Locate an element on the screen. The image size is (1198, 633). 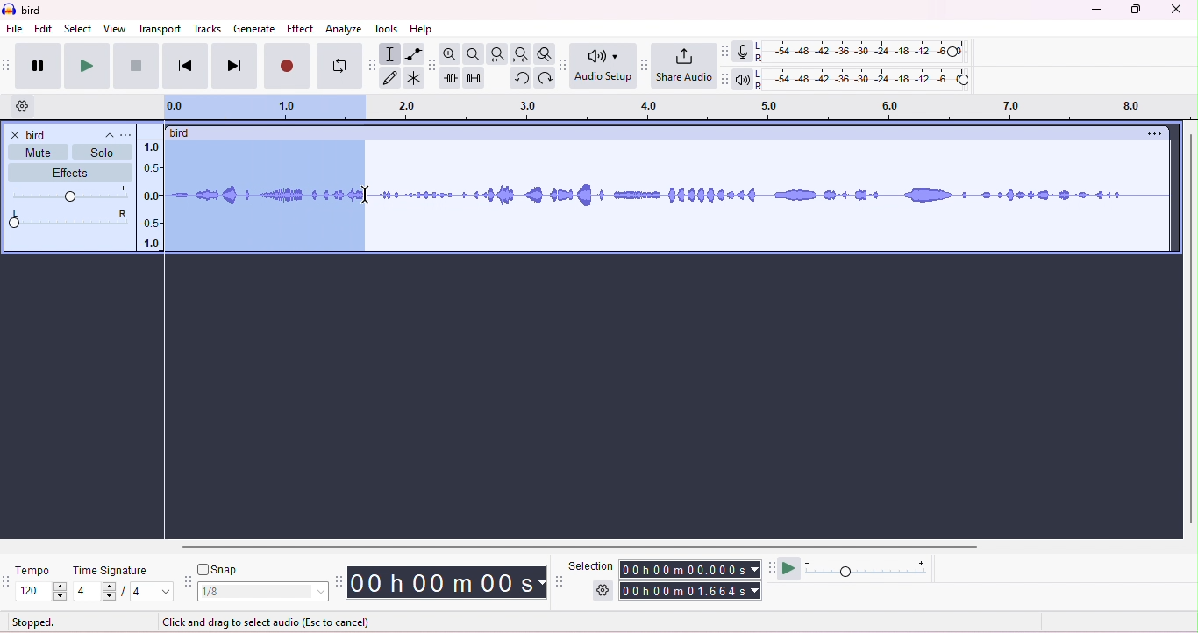
close is located at coordinates (15, 135).